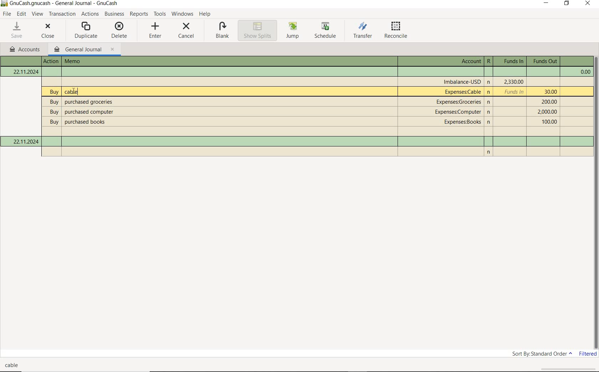  I want to click on Text, so click(468, 61).